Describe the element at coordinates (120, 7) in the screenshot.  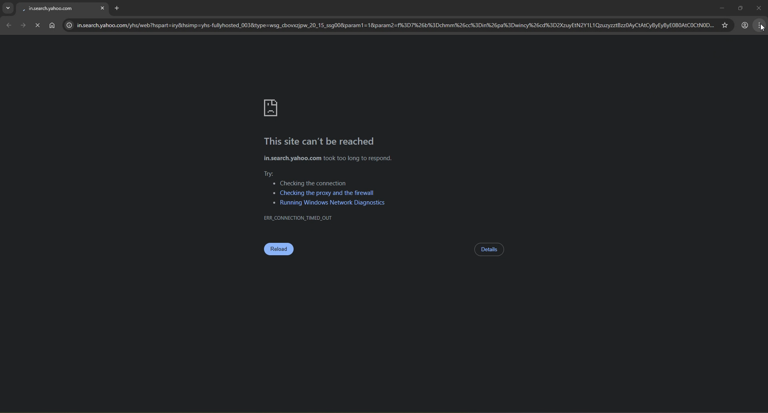
I see `add tab` at that location.